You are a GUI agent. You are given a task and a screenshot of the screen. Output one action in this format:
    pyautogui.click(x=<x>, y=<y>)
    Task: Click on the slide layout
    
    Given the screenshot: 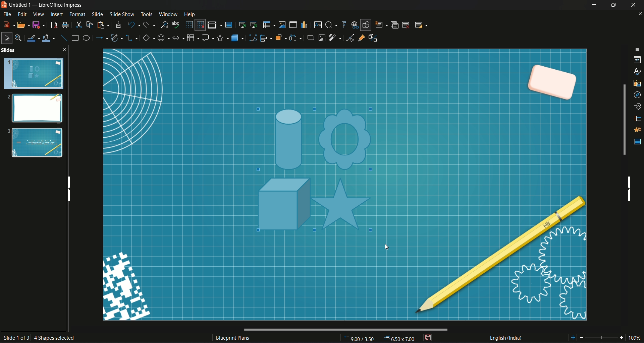 What is the action you would take?
    pyautogui.click(x=420, y=25)
    